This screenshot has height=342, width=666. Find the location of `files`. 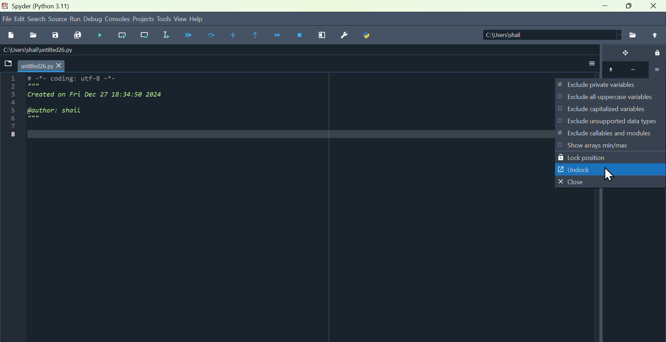

files is located at coordinates (632, 35).